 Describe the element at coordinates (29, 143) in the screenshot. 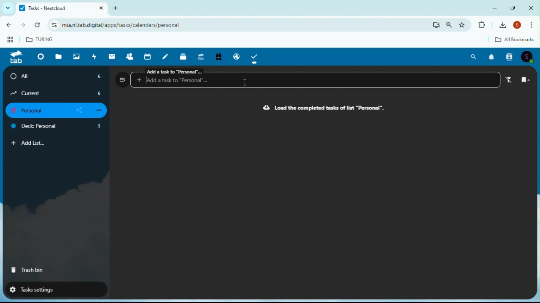

I see `Add list` at that location.